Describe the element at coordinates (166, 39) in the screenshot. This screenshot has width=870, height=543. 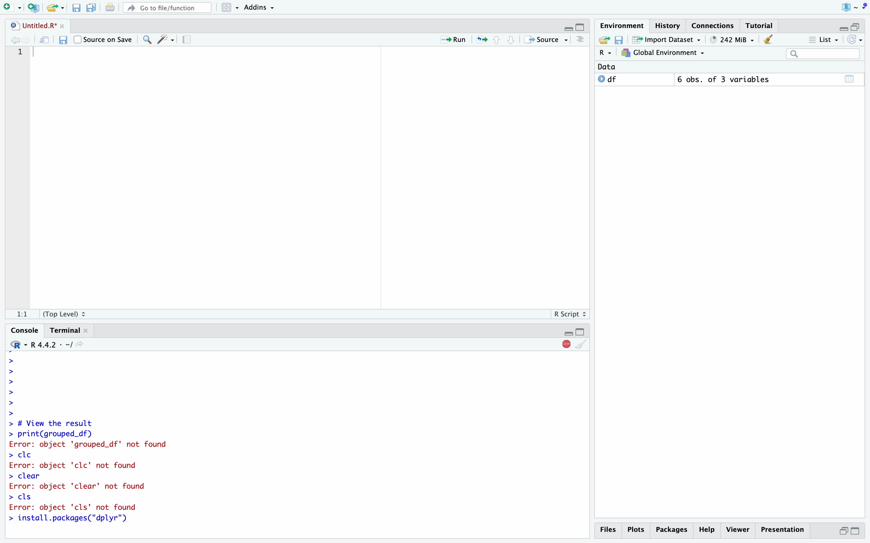
I see `Code Tools` at that location.